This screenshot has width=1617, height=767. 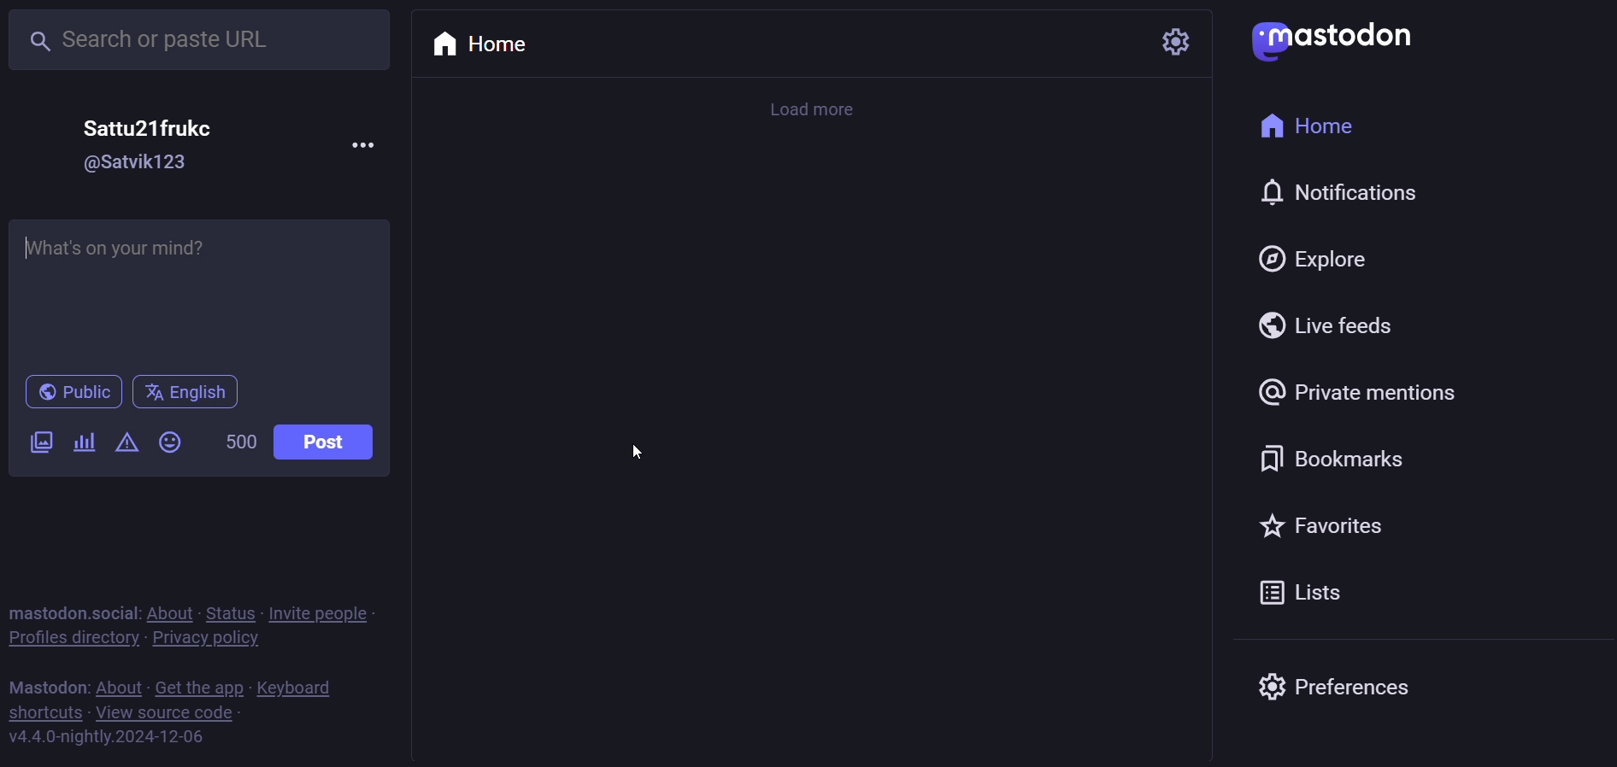 I want to click on mastodon, so click(x=47, y=686).